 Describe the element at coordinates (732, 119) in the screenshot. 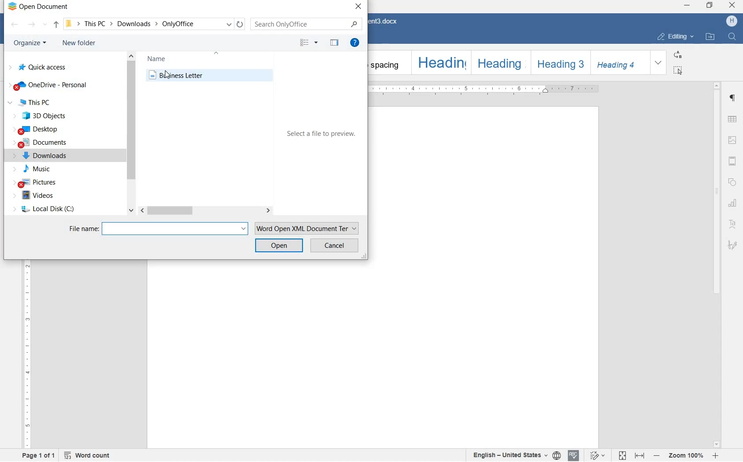

I see `table settings` at that location.